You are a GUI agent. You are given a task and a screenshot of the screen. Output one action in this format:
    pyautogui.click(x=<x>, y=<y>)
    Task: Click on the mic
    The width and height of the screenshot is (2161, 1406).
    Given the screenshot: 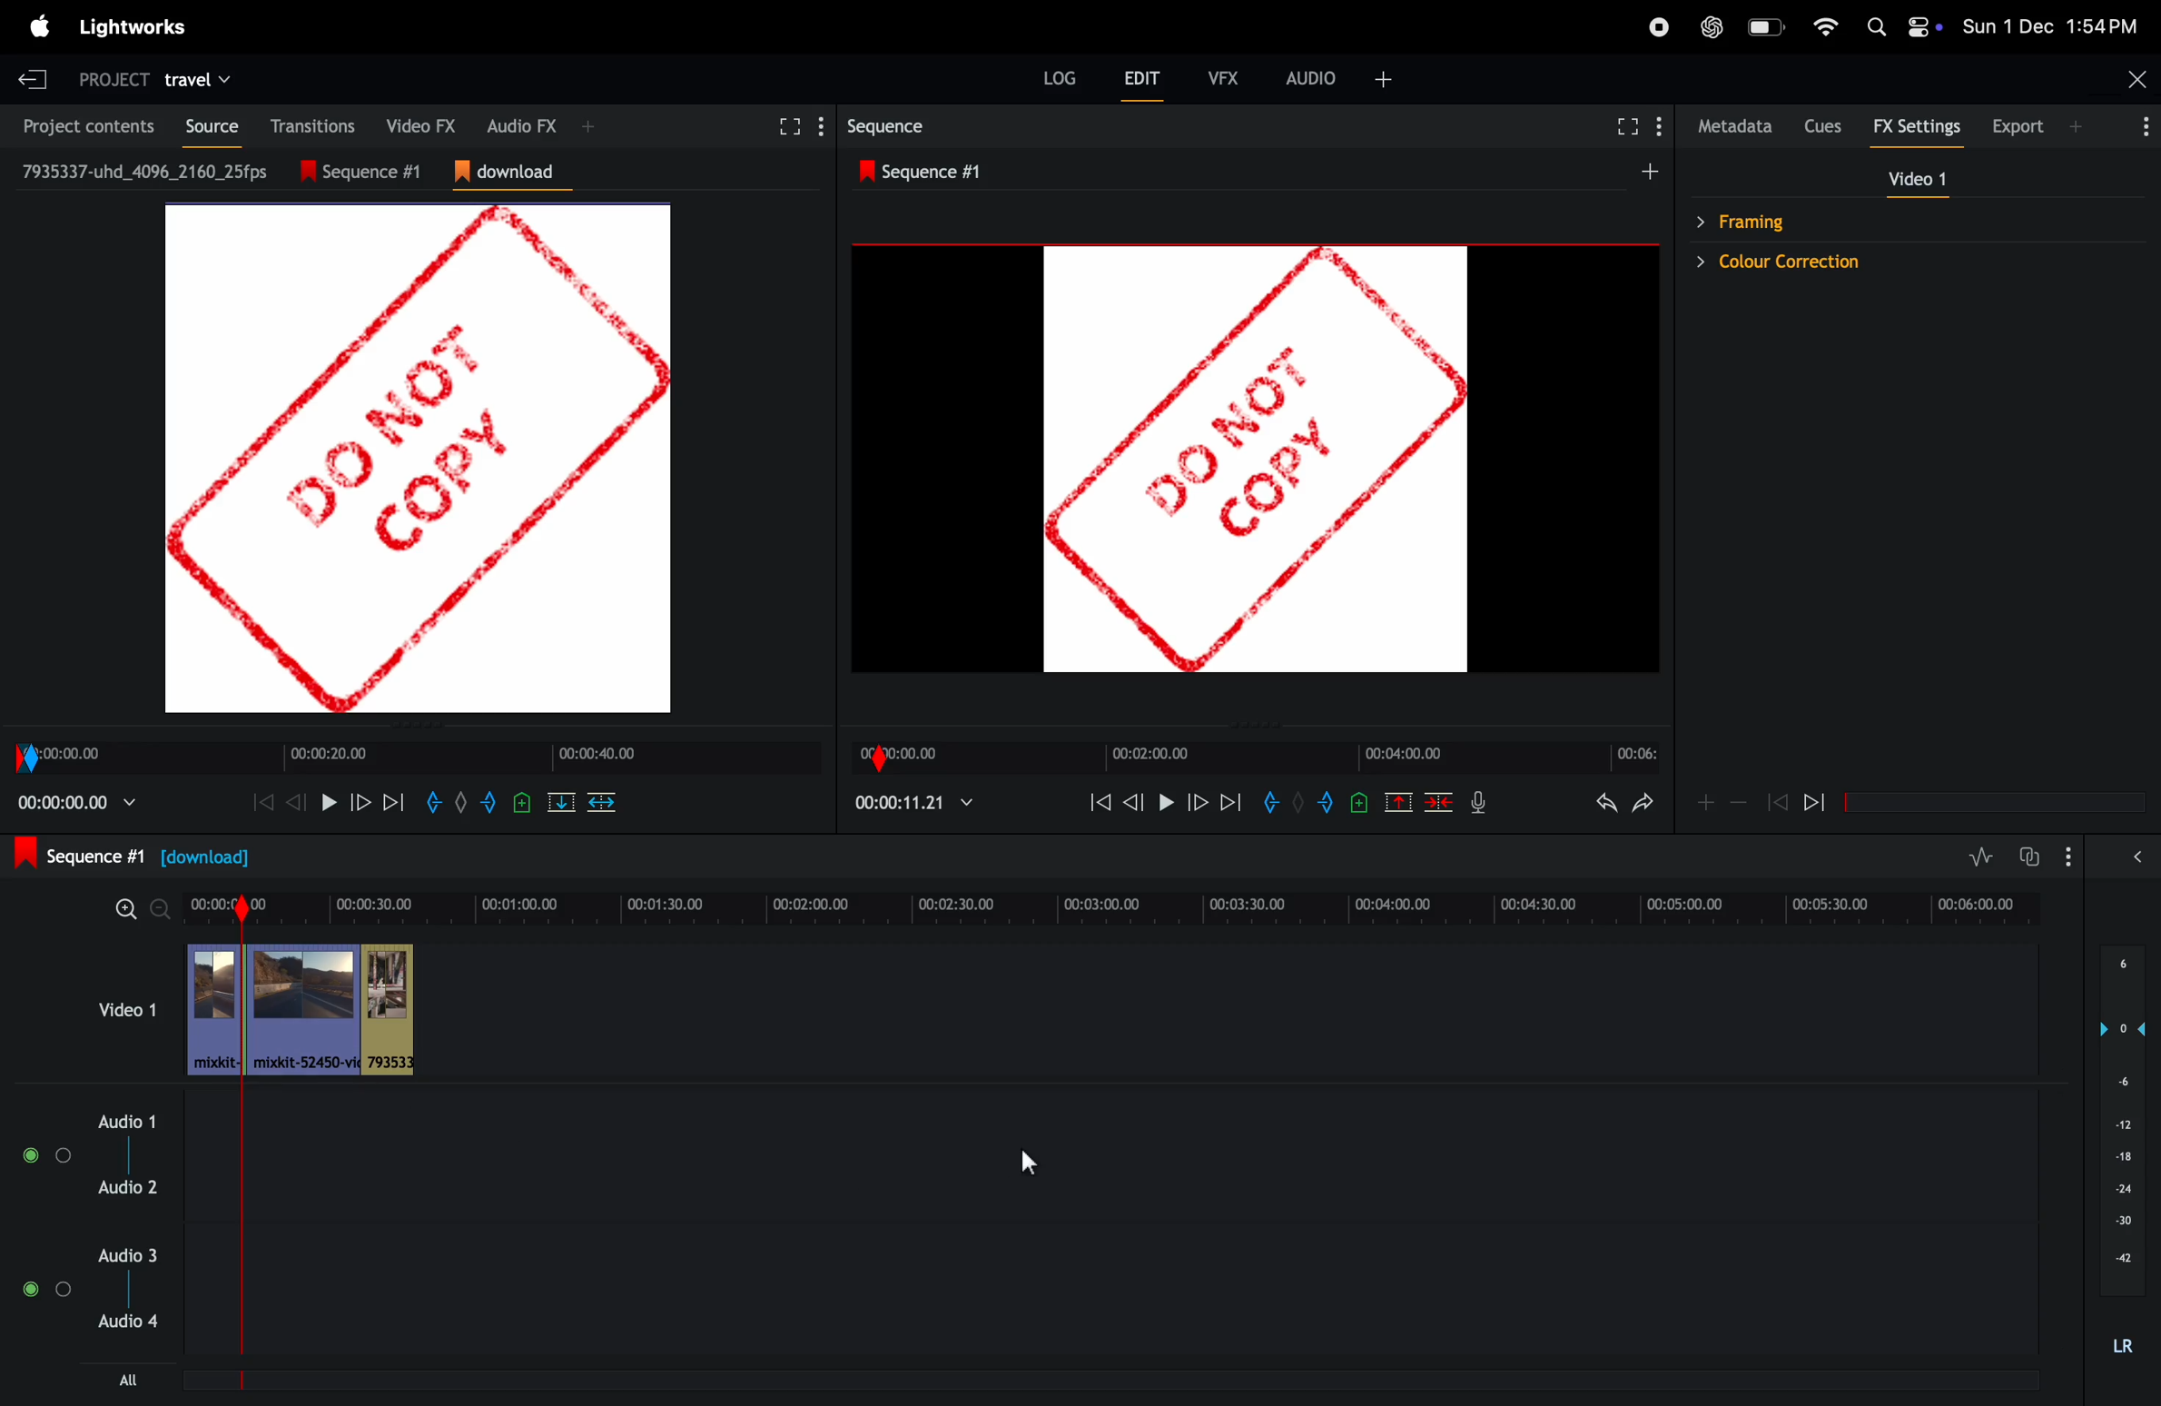 What is the action you would take?
    pyautogui.click(x=1478, y=801)
    